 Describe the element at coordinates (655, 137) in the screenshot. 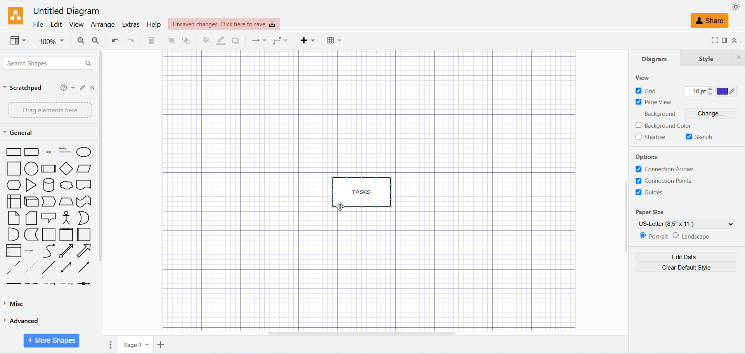

I see `shadow` at that location.